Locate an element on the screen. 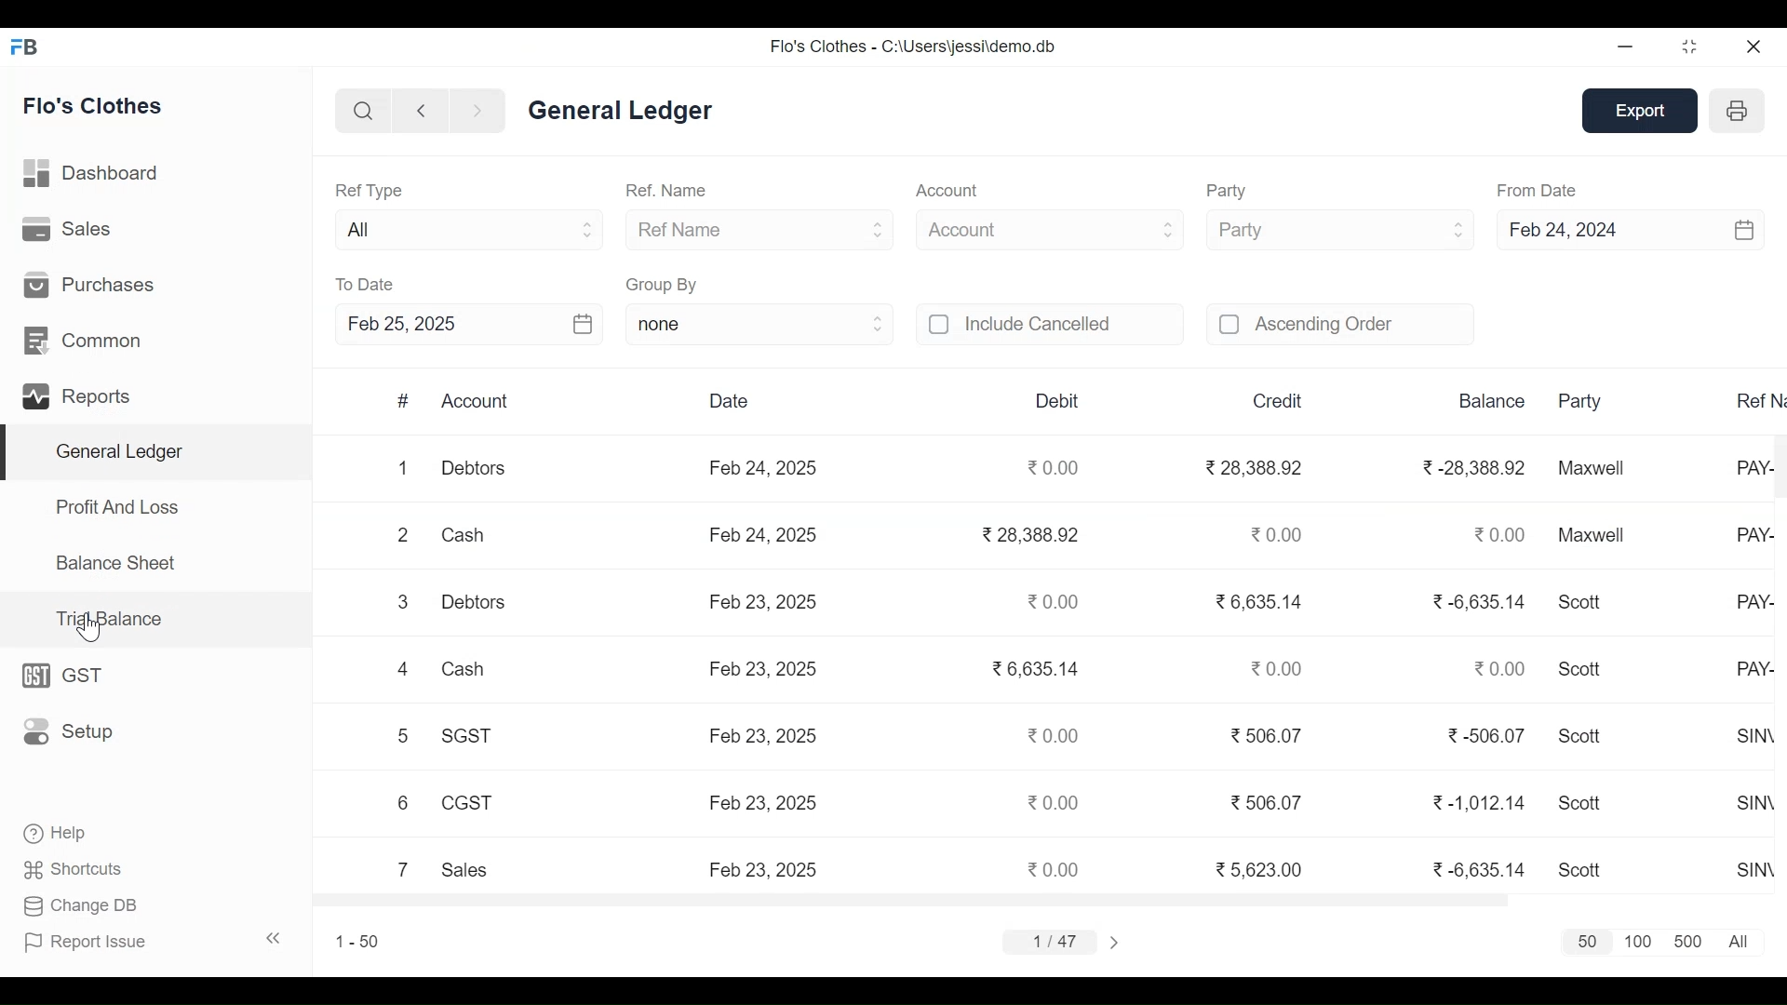 The width and height of the screenshot is (1787, 1005). -506.07 is located at coordinates (1486, 732).